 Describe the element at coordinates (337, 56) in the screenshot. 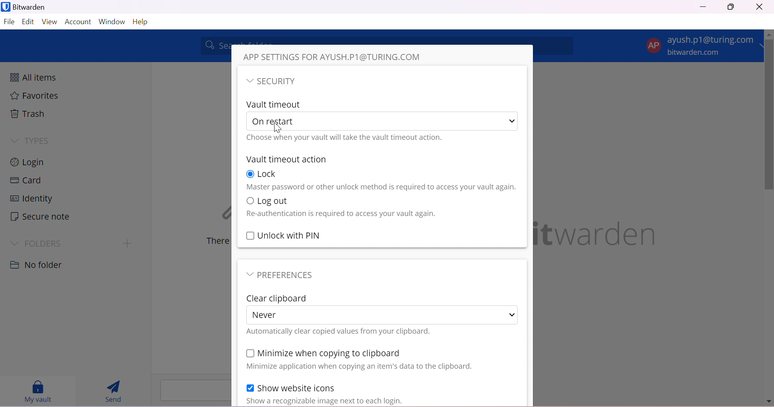

I see `APP SETTINGS FOR AYUSH.P1@TURING.COM` at that location.